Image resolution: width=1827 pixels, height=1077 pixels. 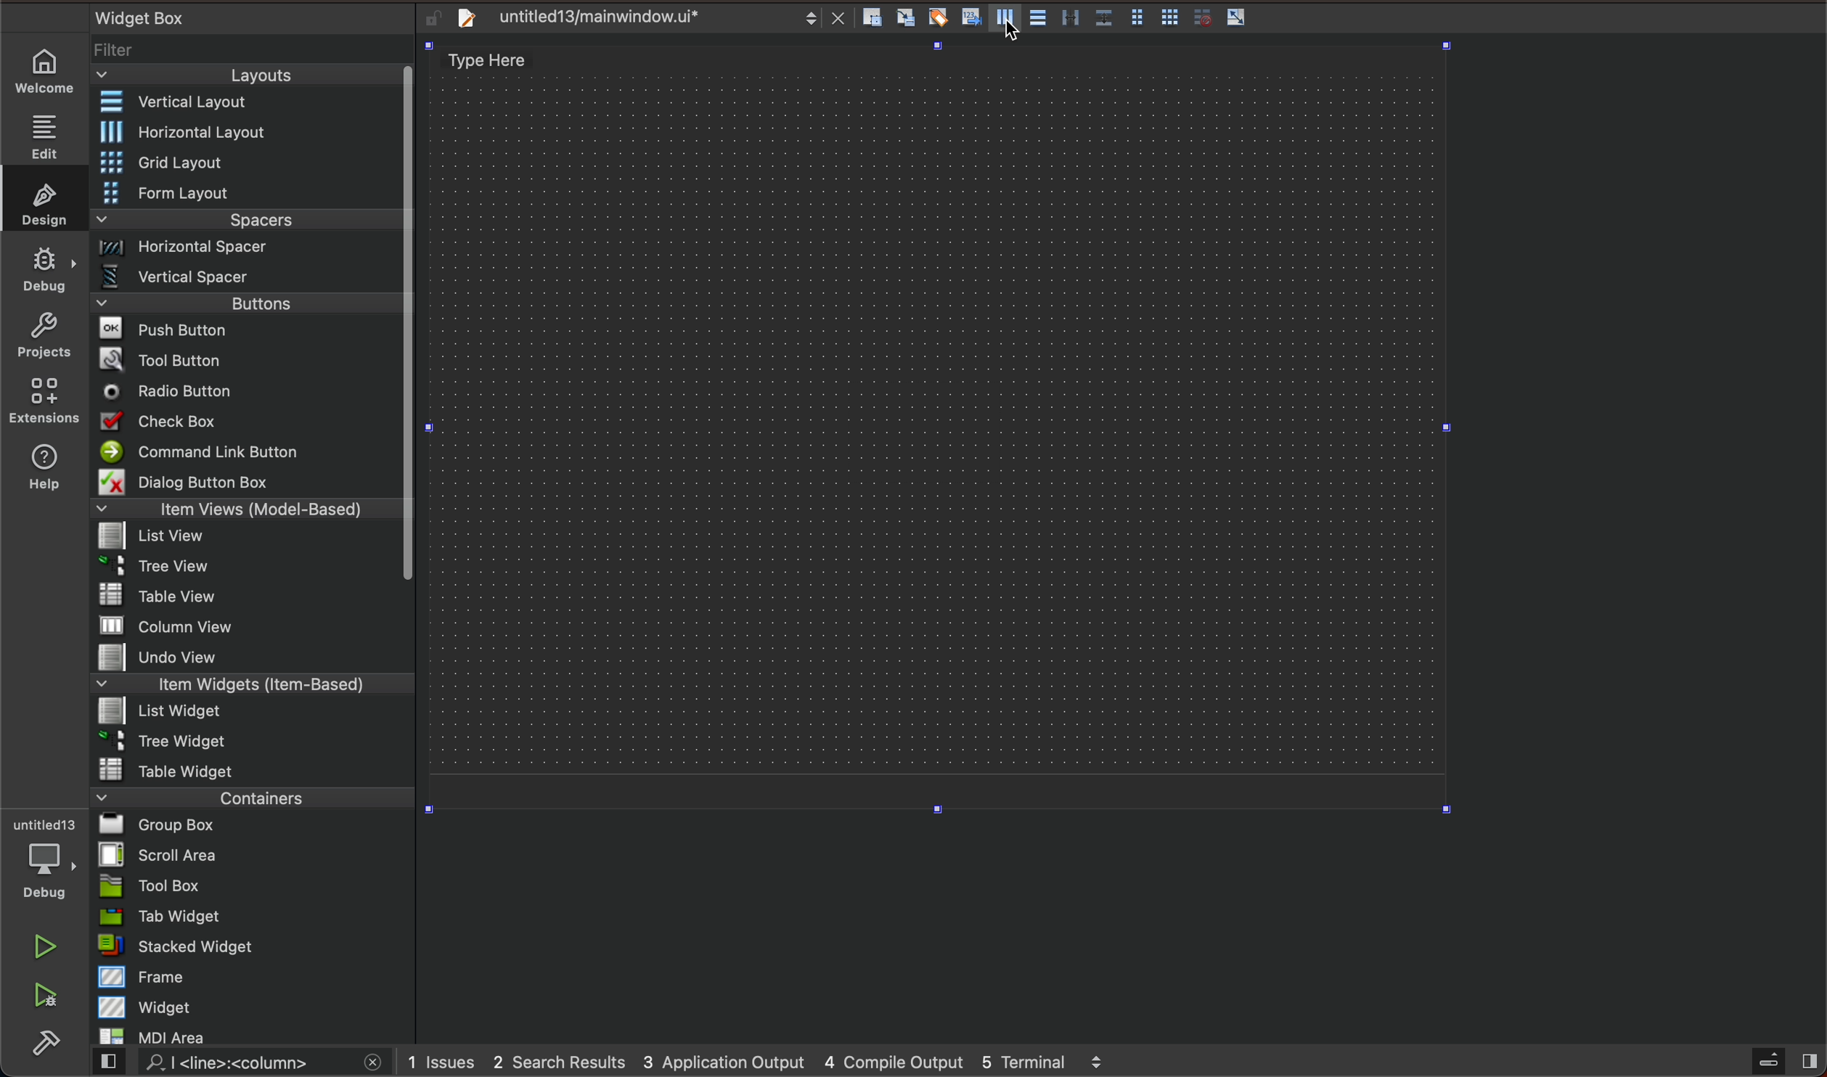 What do you see at coordinates (41, 860) in the screenshot?
I see `debug` at bounding box center [41, 860].